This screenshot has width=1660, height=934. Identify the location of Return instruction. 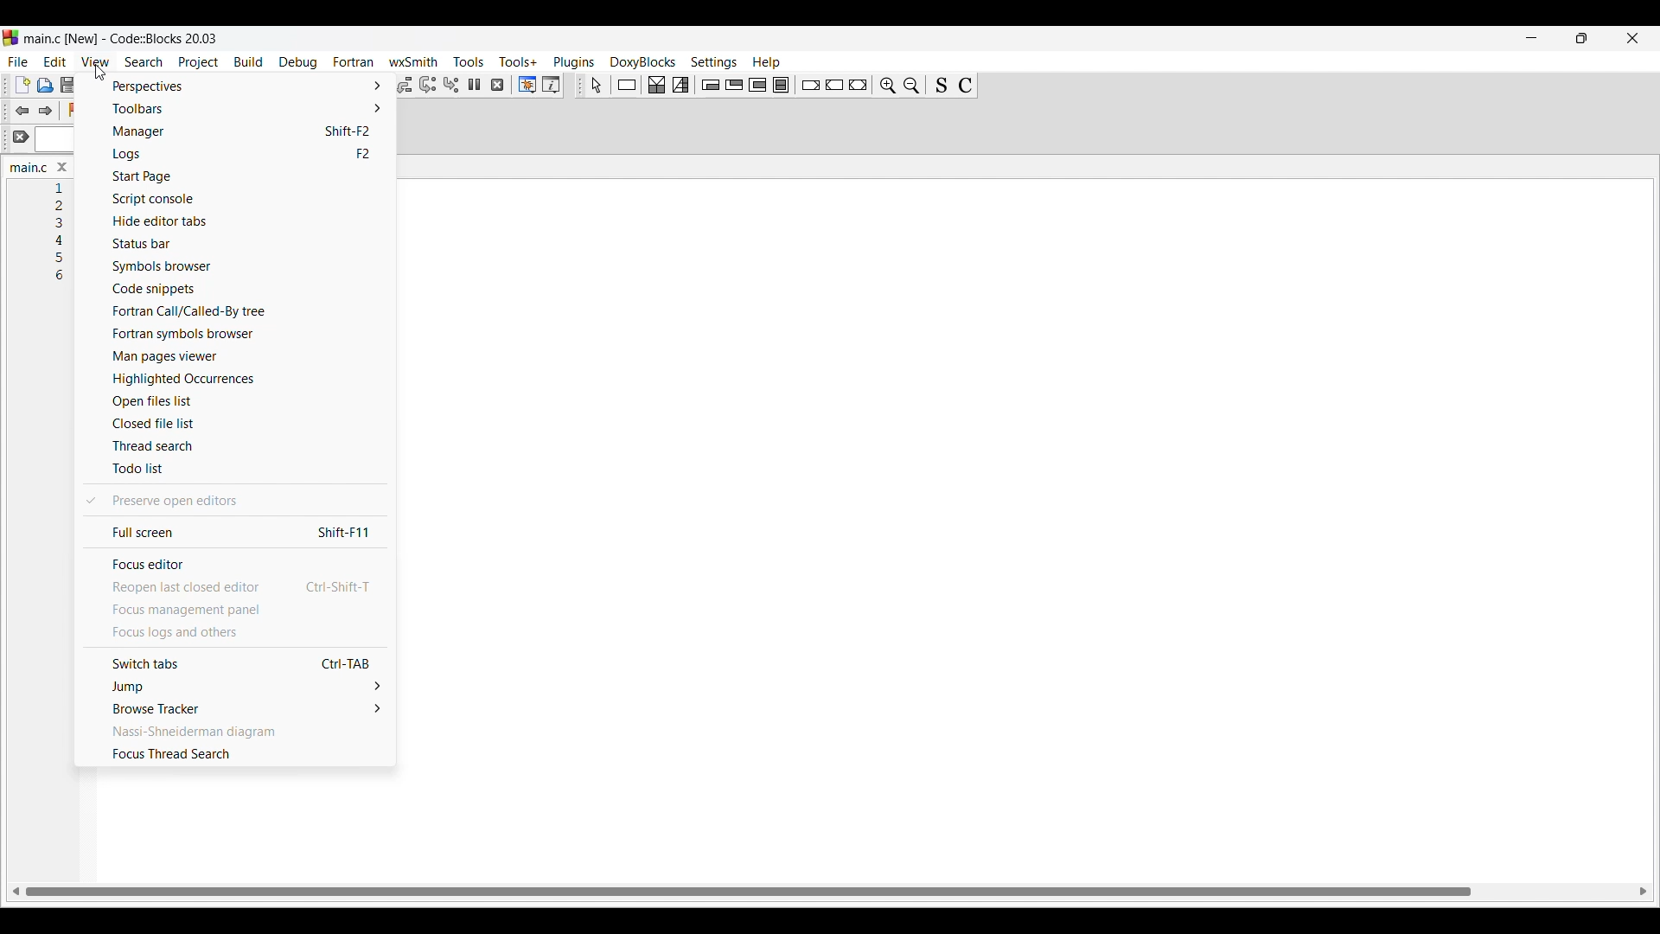
(858, 85).